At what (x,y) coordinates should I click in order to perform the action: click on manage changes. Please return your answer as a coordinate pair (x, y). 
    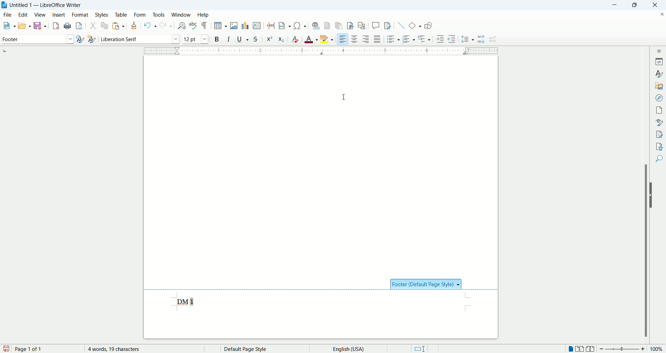
    Looking at the image, I should click on (660, 135).